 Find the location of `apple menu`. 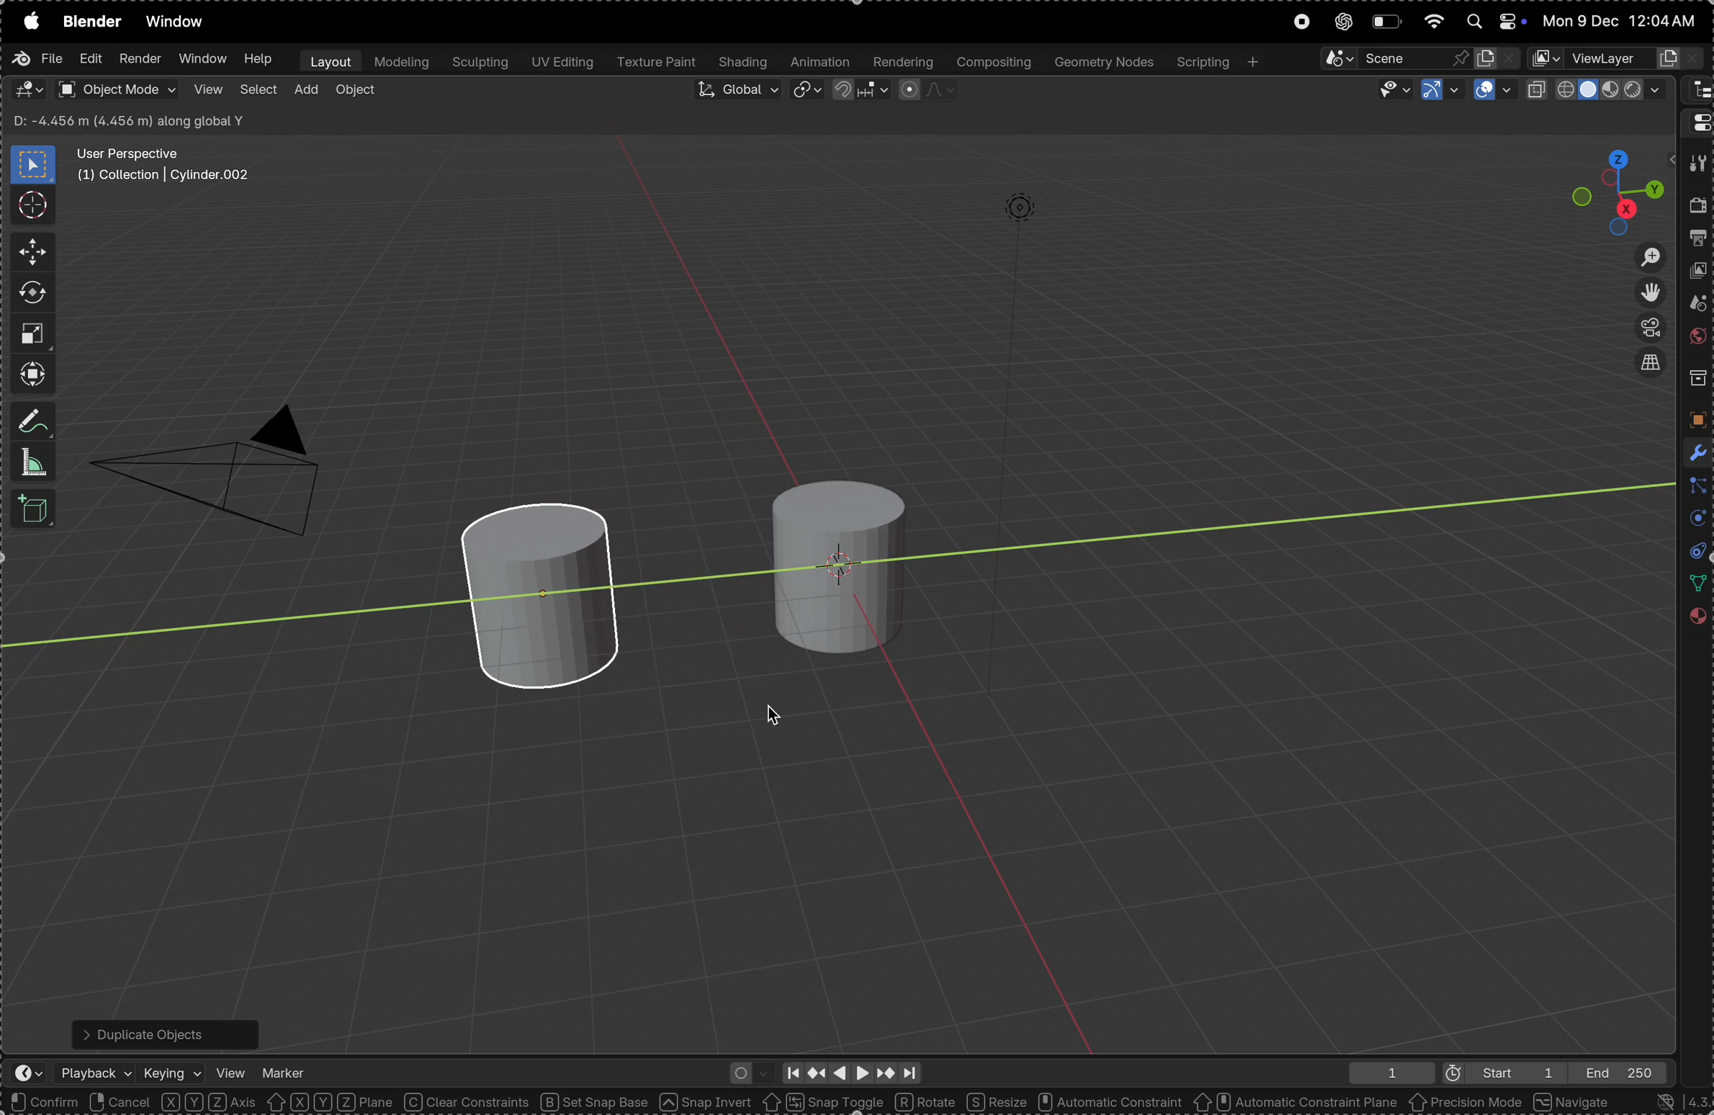

apple menu is located at coordinates (28, 21).